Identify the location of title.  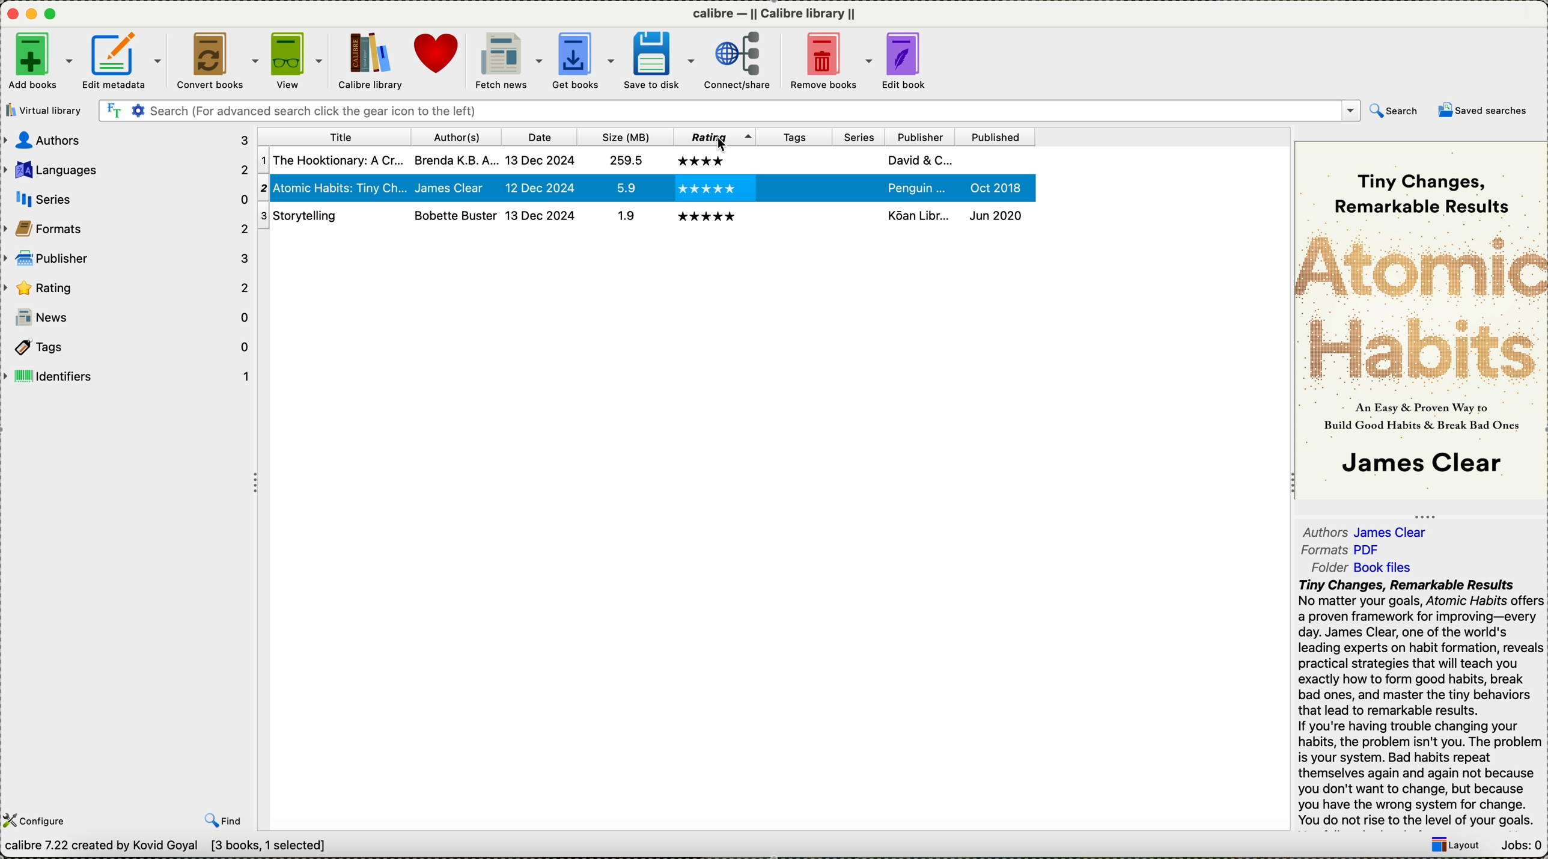
(334, 136).